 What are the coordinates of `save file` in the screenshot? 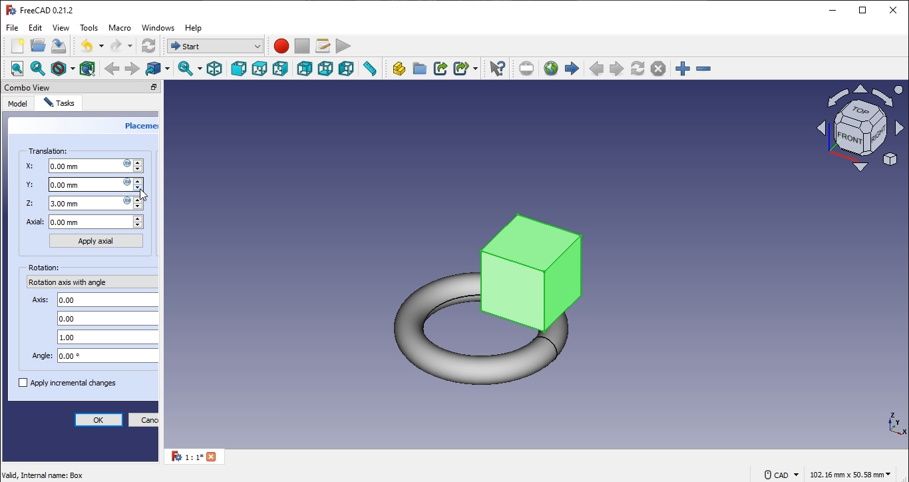 It's located at (59, 46).